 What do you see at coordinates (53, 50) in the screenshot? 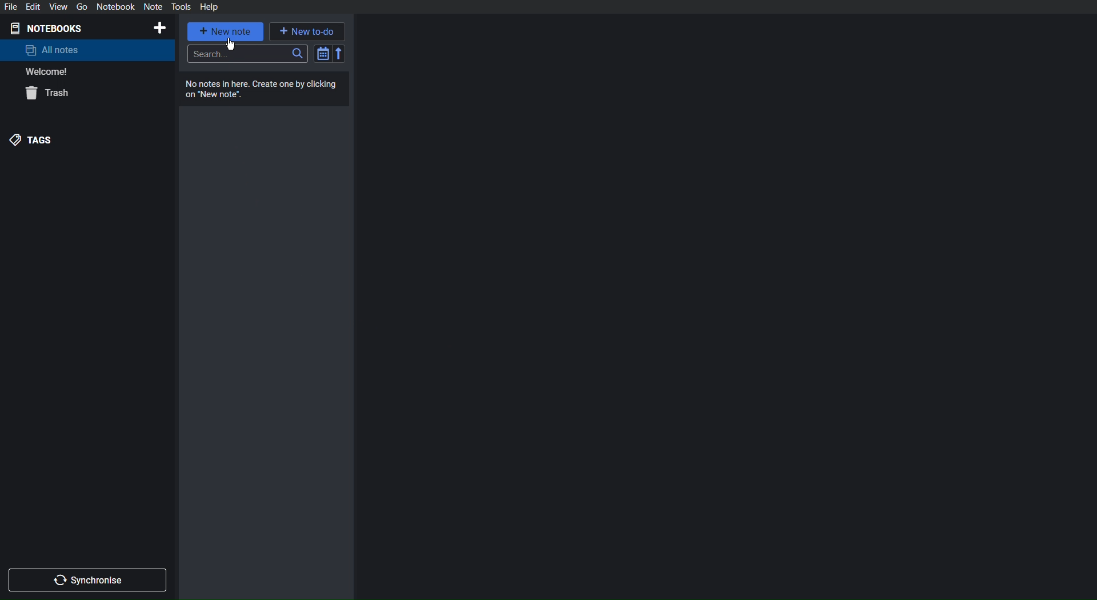
I see `All notes` at bounding box center [53, 50].